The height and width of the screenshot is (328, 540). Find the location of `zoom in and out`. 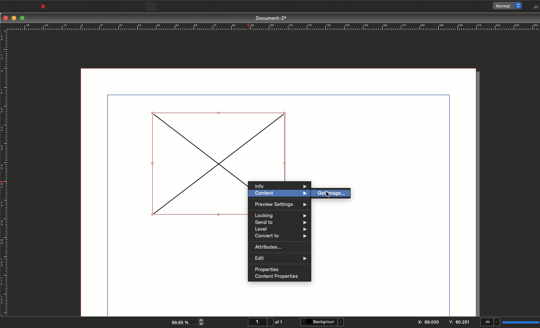

zoom in and out is located at coordinates (202, 322).